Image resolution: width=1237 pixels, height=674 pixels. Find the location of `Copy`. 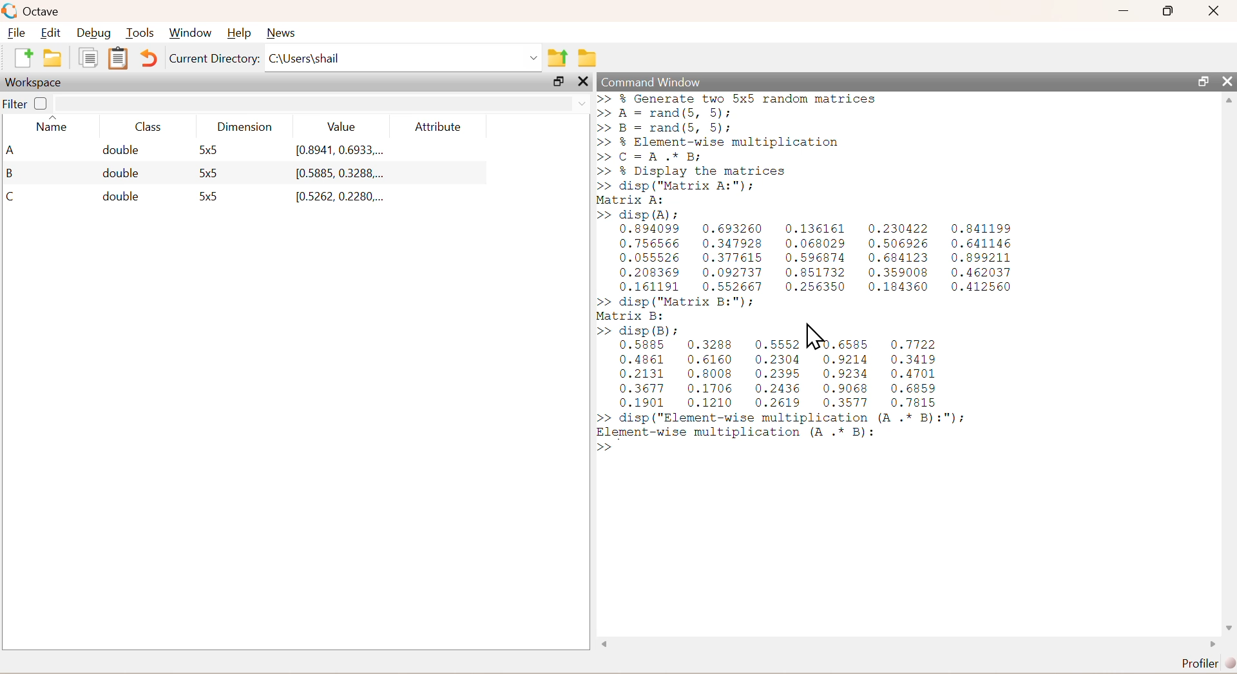

Copy is located at coordinates (88, 62).